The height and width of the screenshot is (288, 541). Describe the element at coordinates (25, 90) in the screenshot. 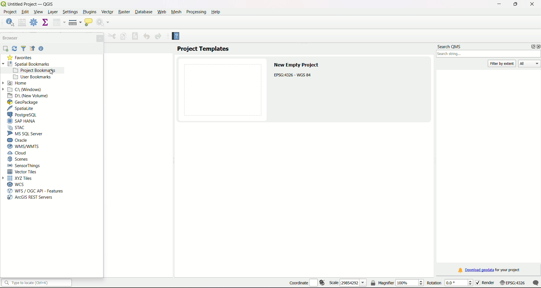

I see `C Drive  ` at that location.